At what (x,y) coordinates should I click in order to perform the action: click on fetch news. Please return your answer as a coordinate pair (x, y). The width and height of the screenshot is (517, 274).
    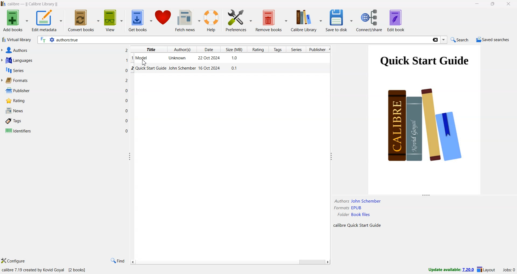
    Looking at the image, I should click on (188, 21).